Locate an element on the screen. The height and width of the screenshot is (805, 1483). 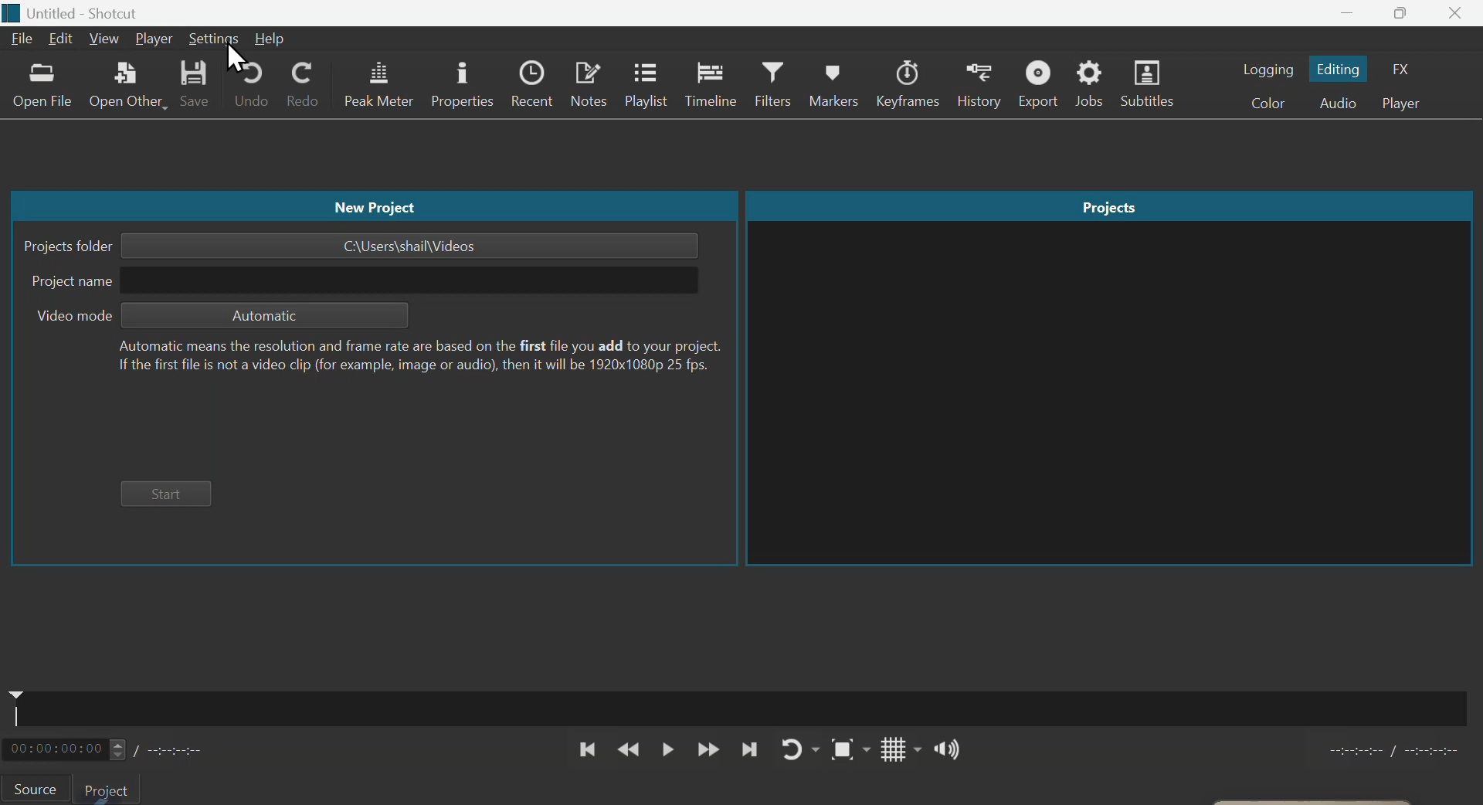
Keyframes is located at coordinates (910, 84).